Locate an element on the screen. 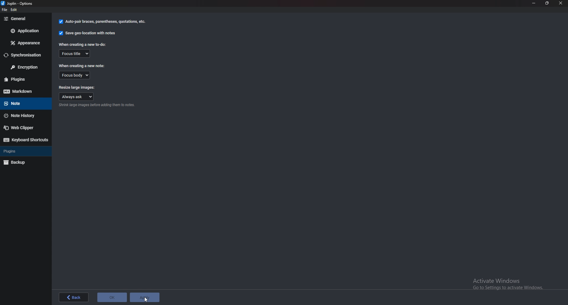 The height and width of the screenshot is (305, 568). Note history is located at coordinates (24, 116).